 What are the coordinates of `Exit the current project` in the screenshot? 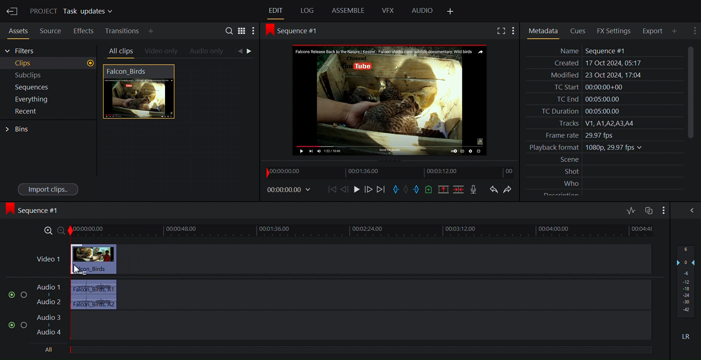 It's located at (12, 11).